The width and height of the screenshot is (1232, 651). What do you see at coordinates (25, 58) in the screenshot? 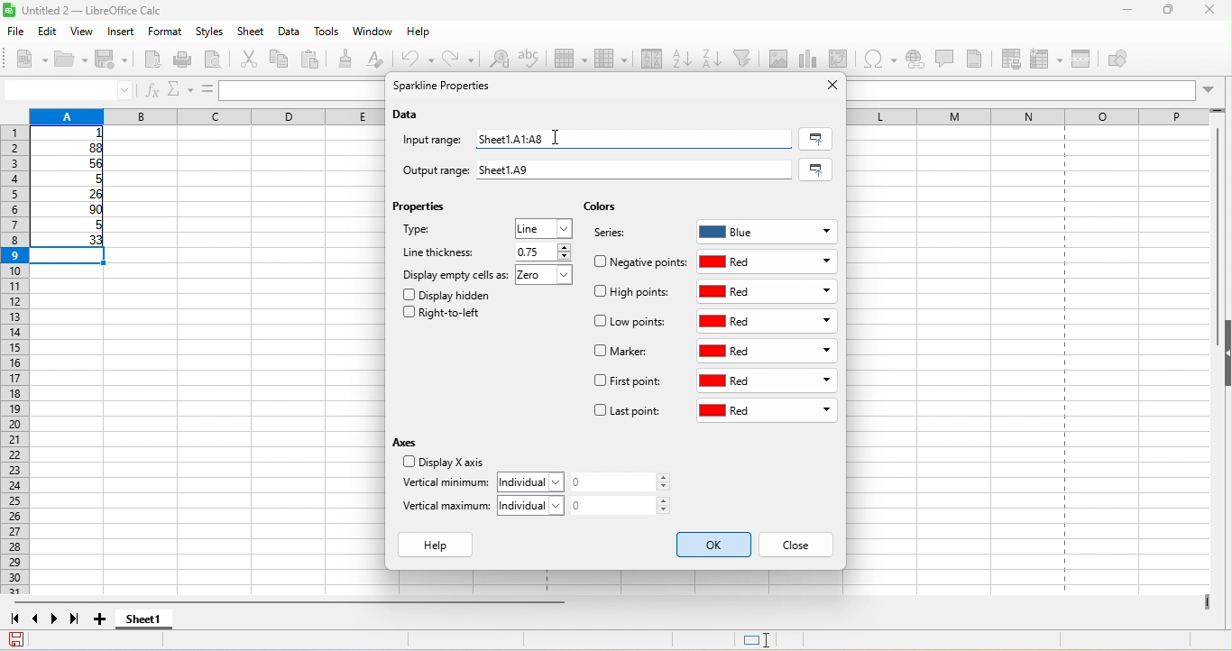
I see `new` at bounding box center [25, 58].